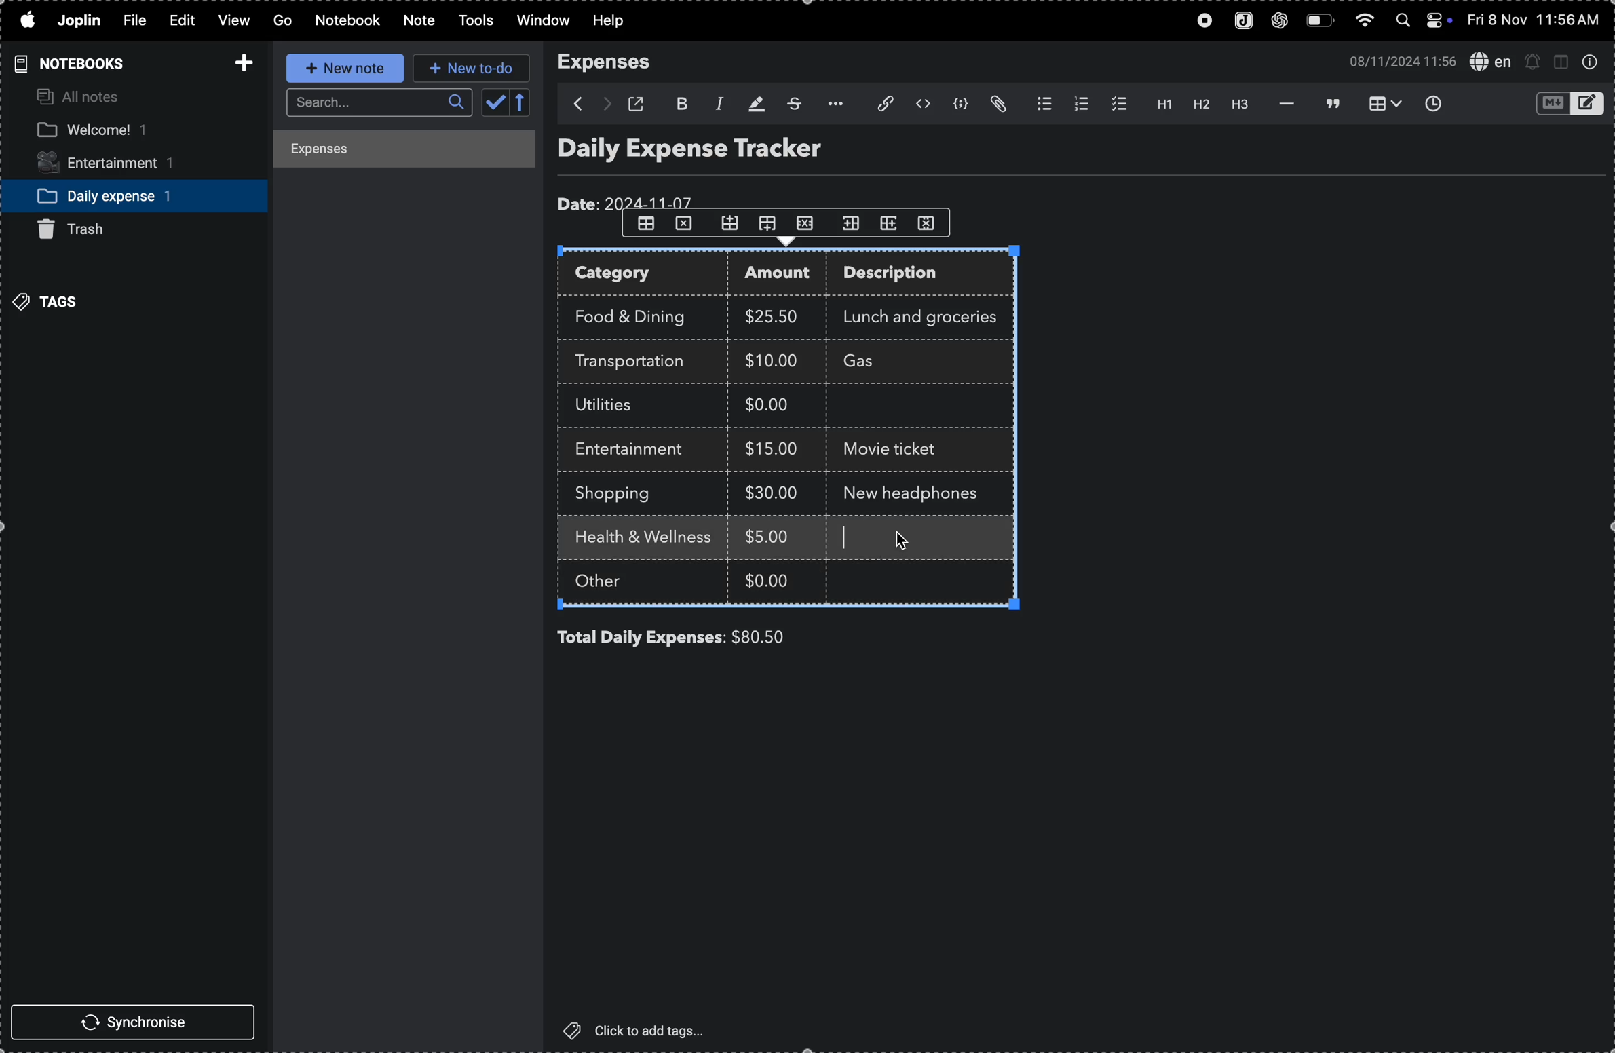  What do you see at coordinates (81, 20) in the screenshot?
I see `joplin` at bounding box center [81, 20].